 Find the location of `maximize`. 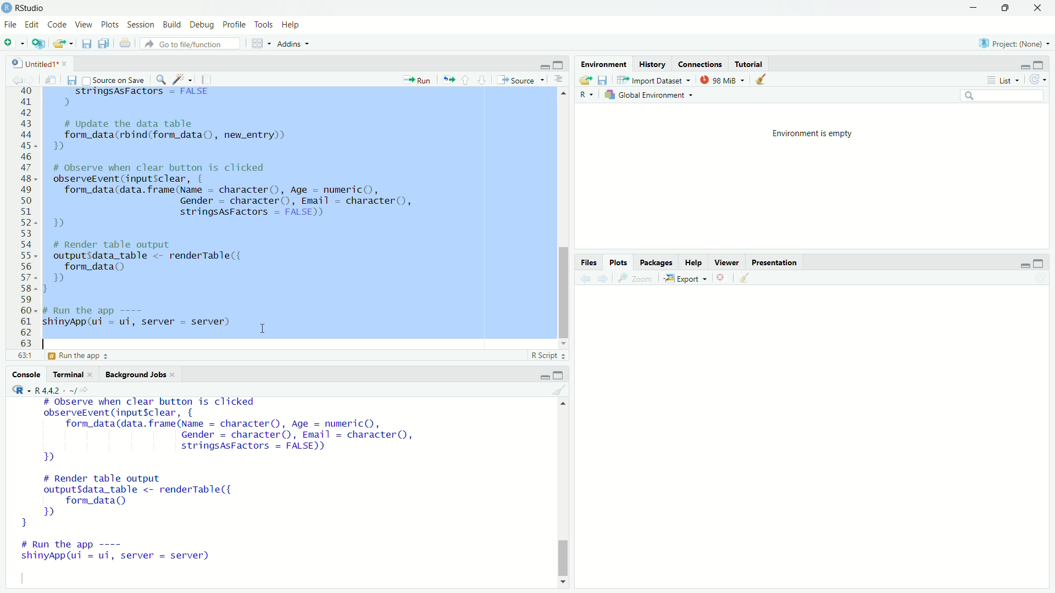

maximize is located at coordinates (562, 65).